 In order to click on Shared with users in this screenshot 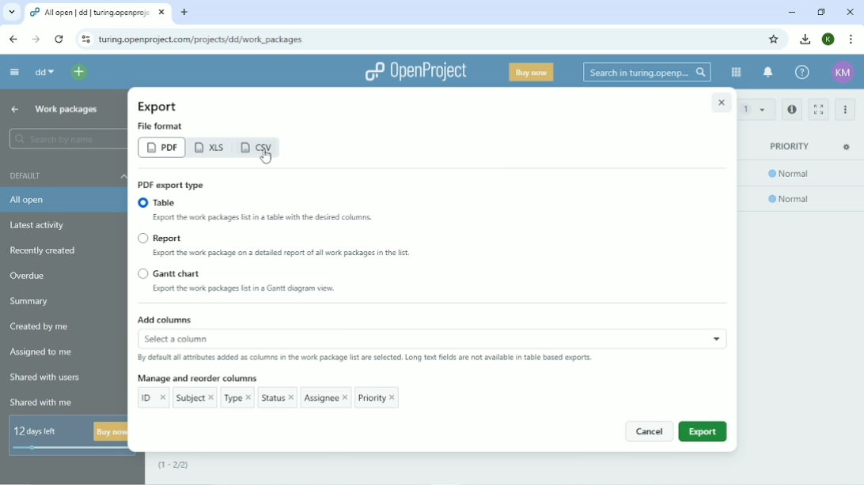, I will do `click(46, 379)`.